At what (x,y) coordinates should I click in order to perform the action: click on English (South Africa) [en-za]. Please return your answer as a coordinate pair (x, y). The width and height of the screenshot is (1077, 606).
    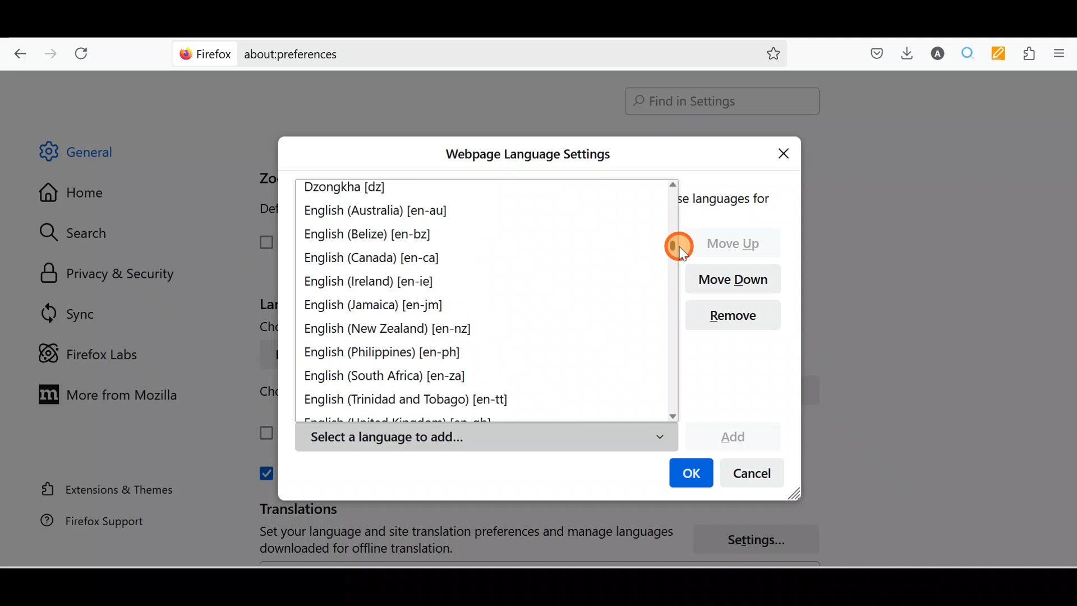
    Looking at the image, I should click on (393, 378).